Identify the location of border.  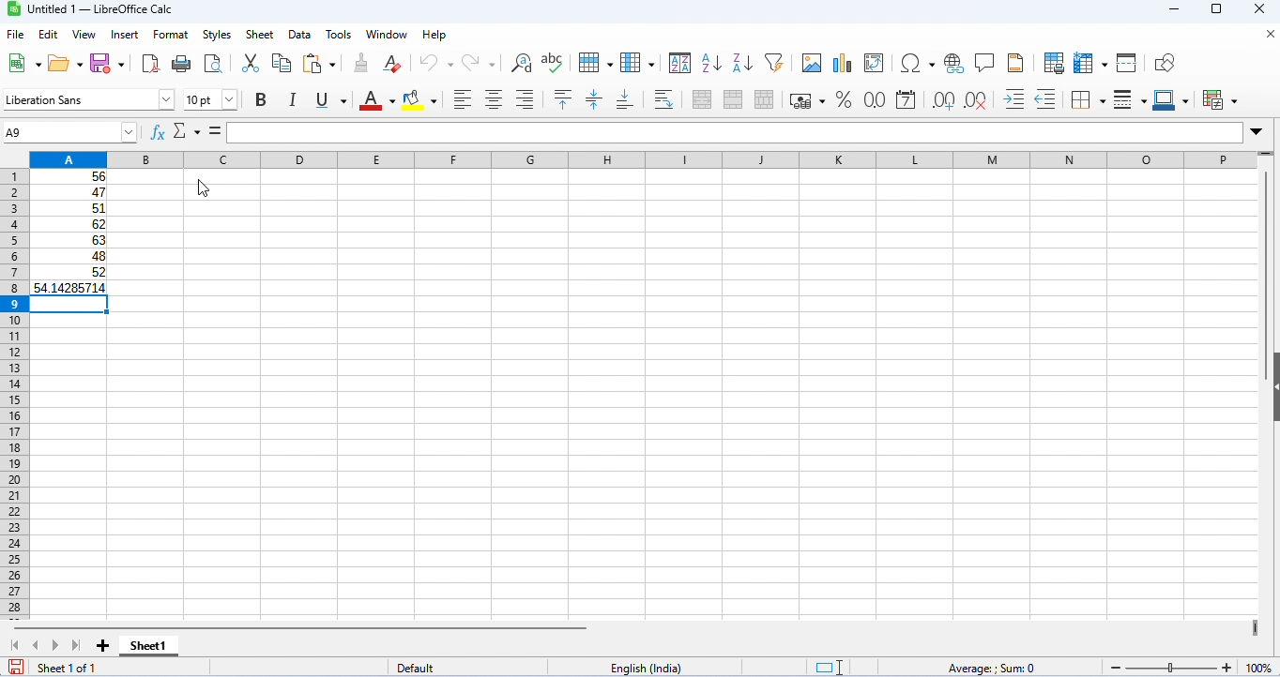
(1088, 99).